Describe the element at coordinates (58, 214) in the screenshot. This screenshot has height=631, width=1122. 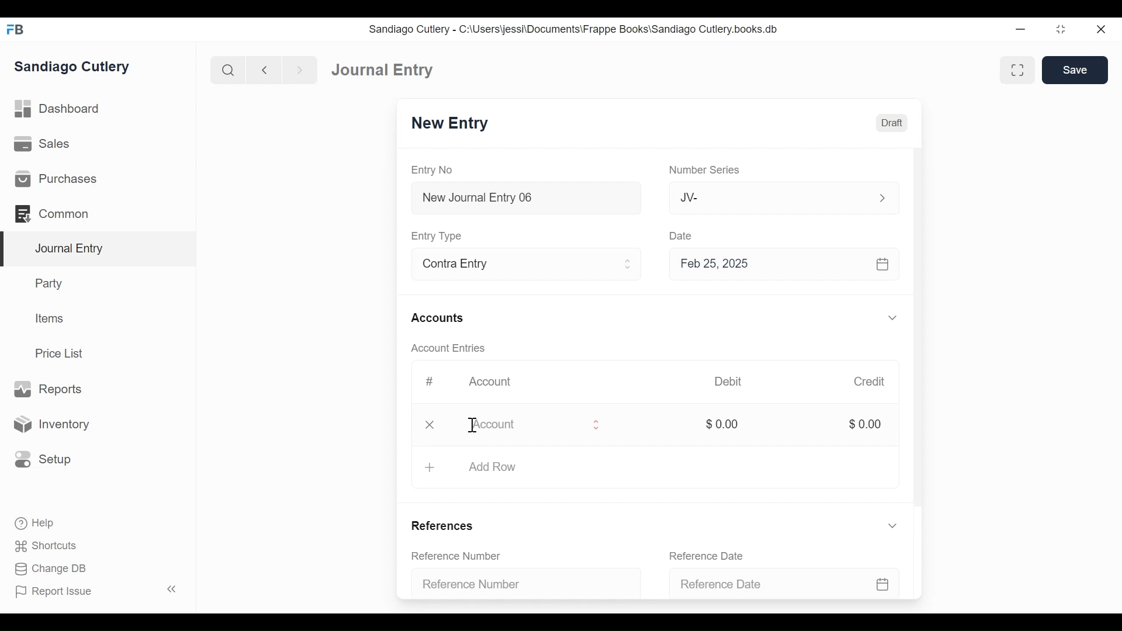
I see `Common` at that location.